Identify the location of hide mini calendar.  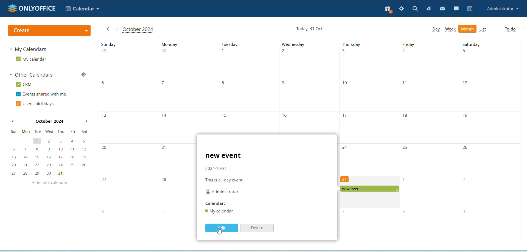
(49, 184).